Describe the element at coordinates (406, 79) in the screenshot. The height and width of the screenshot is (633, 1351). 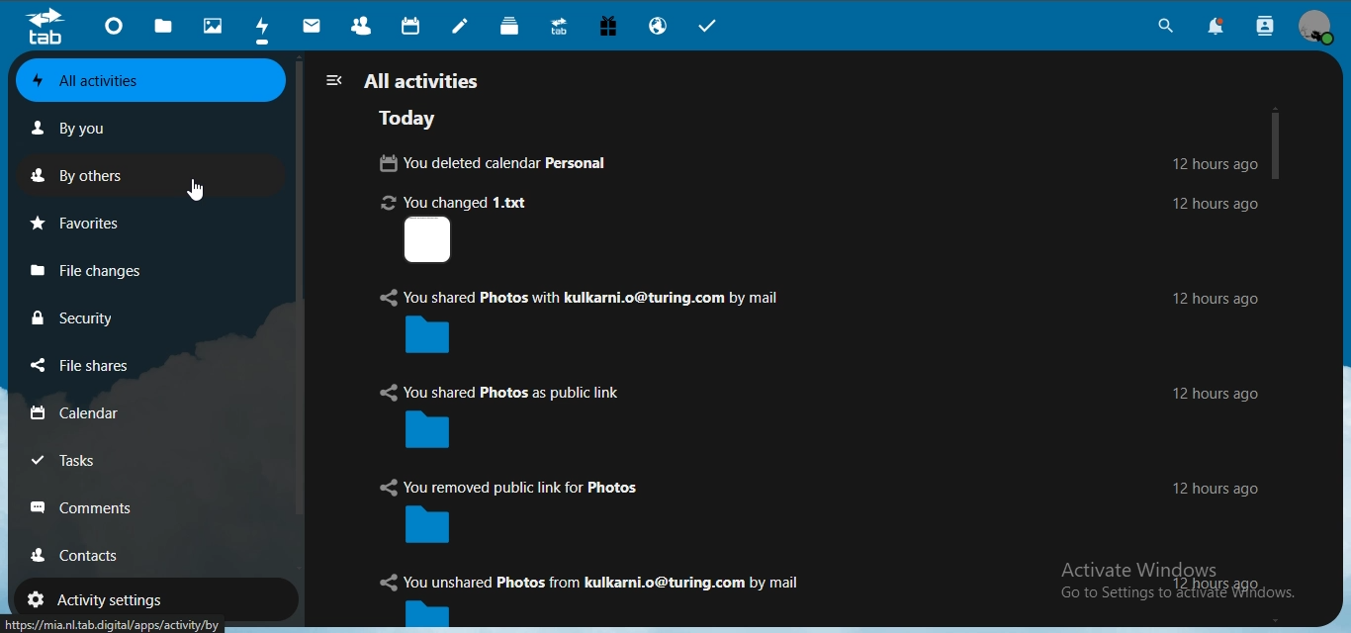
I see `all activities` at that location.